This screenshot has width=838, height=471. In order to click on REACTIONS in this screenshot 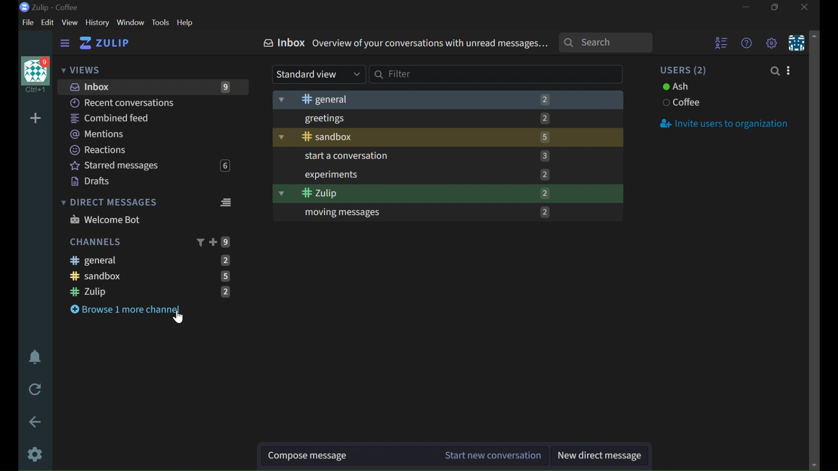, I will do `click(141, 150)`.